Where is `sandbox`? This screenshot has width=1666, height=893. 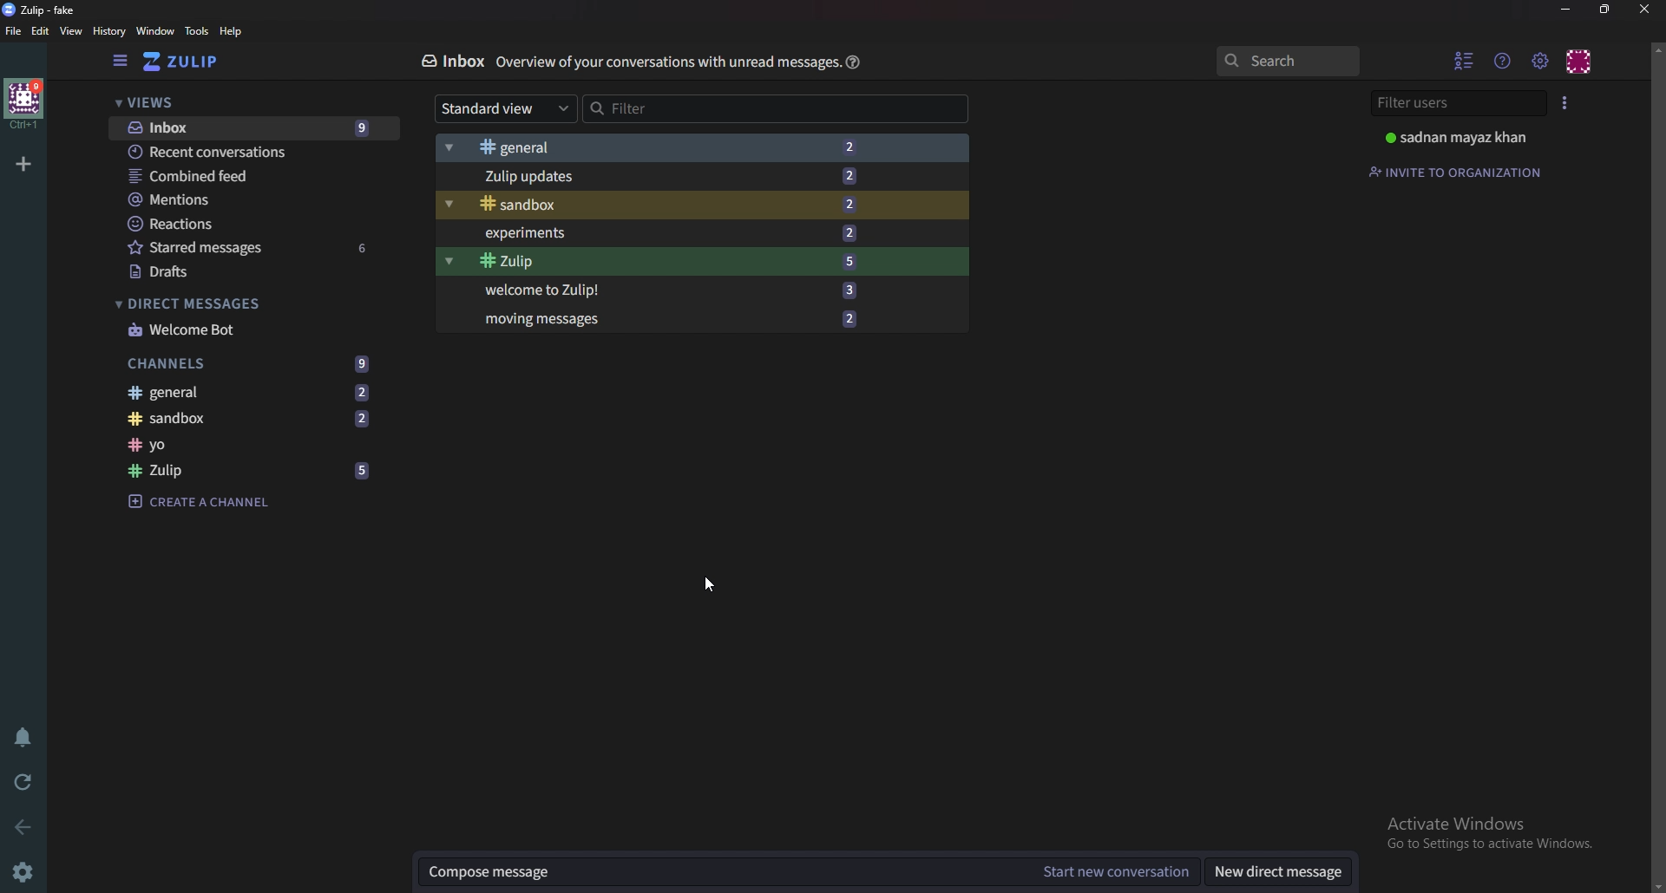 sandbox is located at coordinates (246, 420).